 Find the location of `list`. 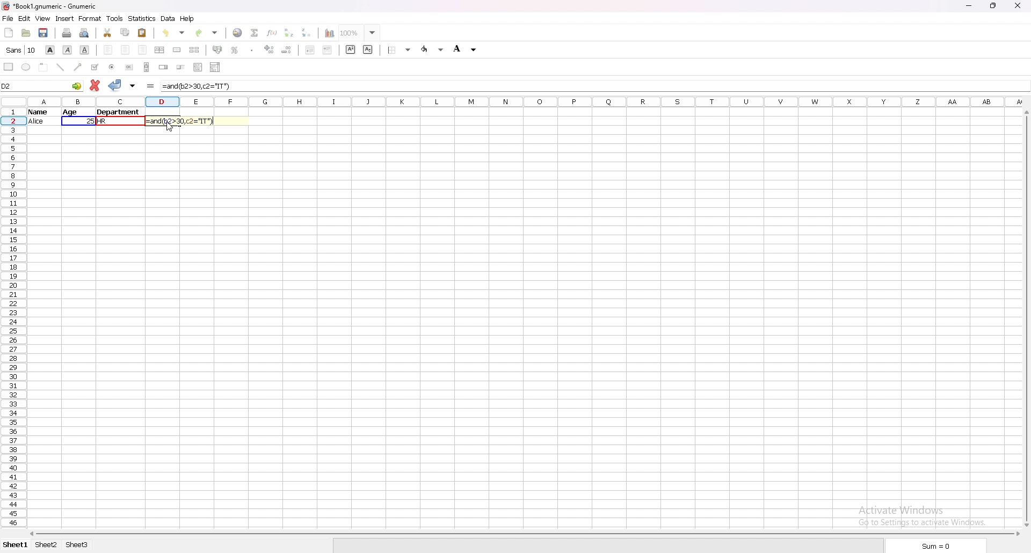

list is located at coordinates (198, 67).